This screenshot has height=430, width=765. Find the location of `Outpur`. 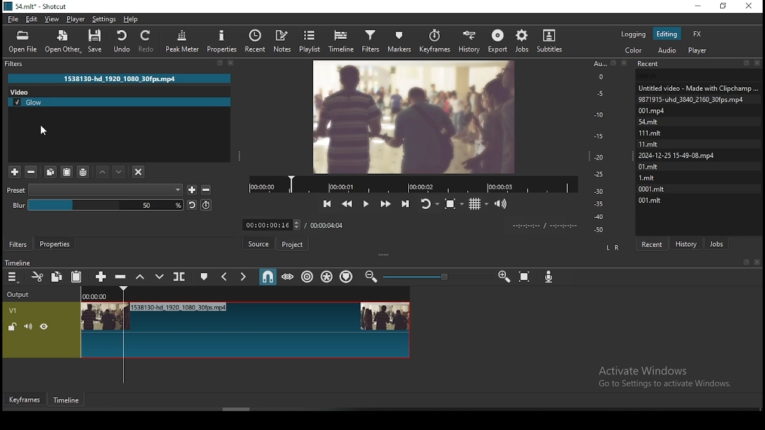

Outpur is located at coordinates (21, 294).